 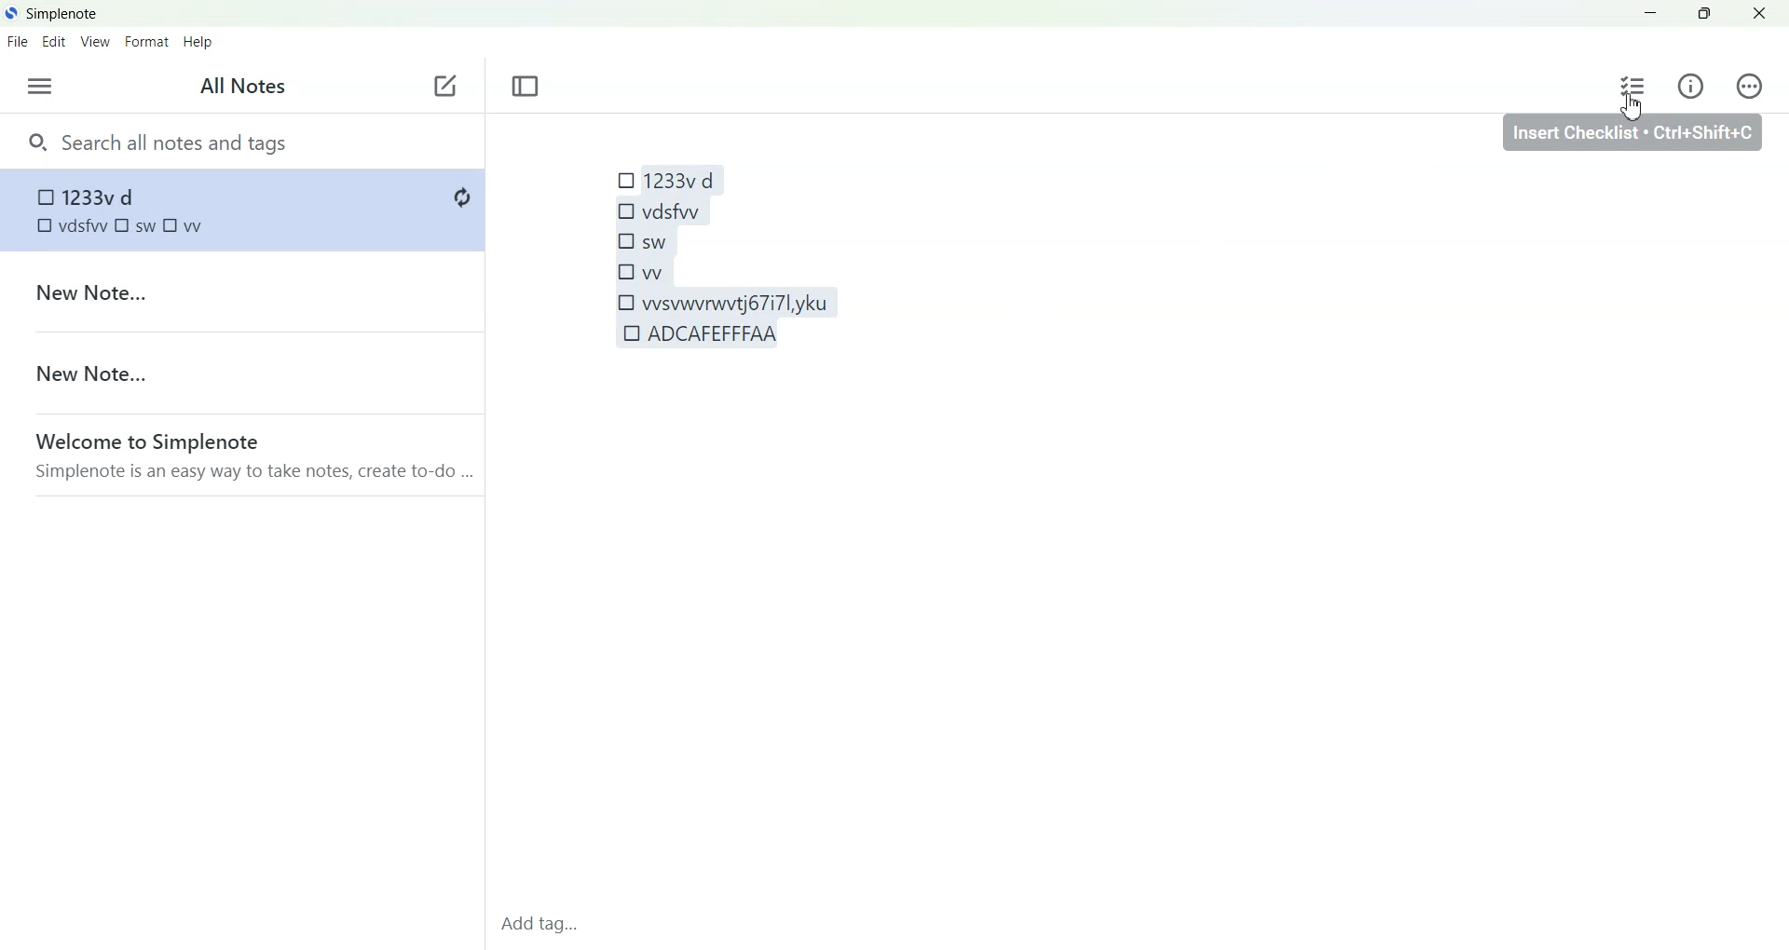 I want to click on Minimize, so click(x=1650, y=15).